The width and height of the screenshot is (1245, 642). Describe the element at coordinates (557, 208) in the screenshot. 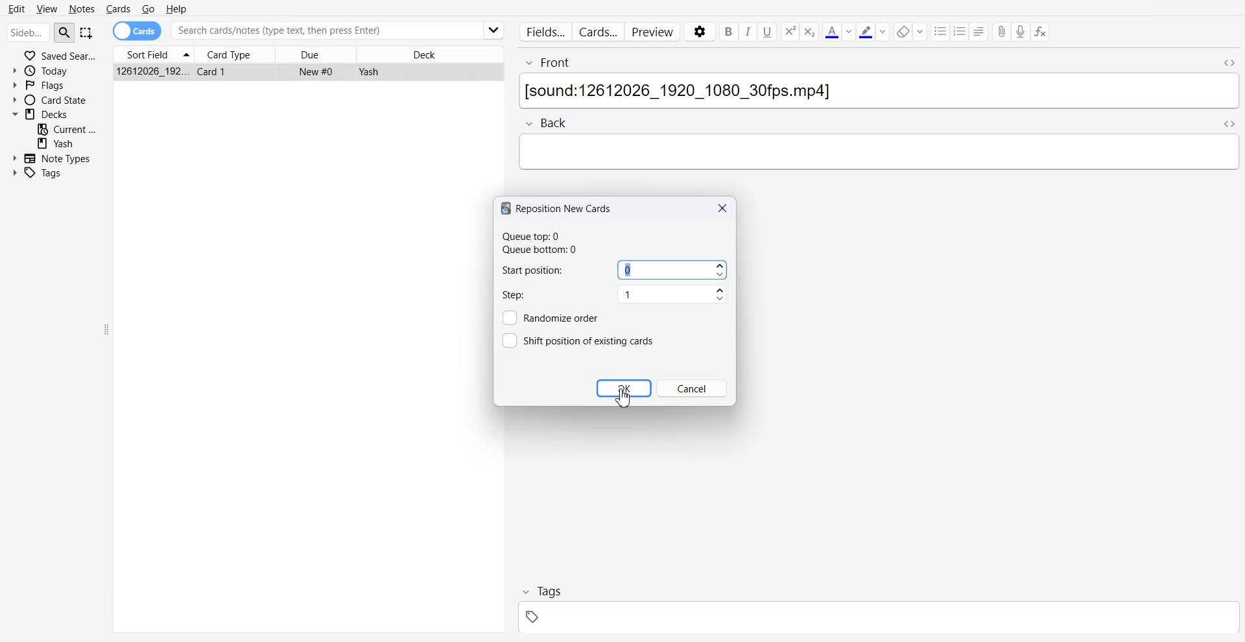

I see `Reposition new cards` at that location.